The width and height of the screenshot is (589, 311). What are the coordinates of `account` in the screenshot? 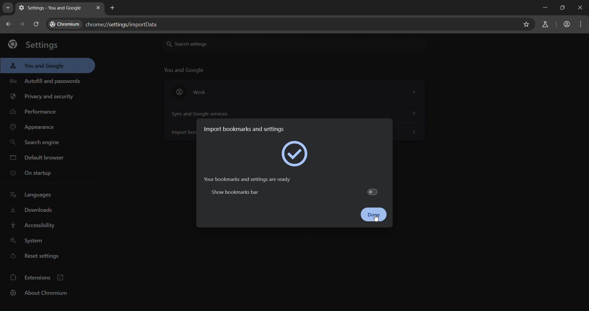 It's located at (567, 24).